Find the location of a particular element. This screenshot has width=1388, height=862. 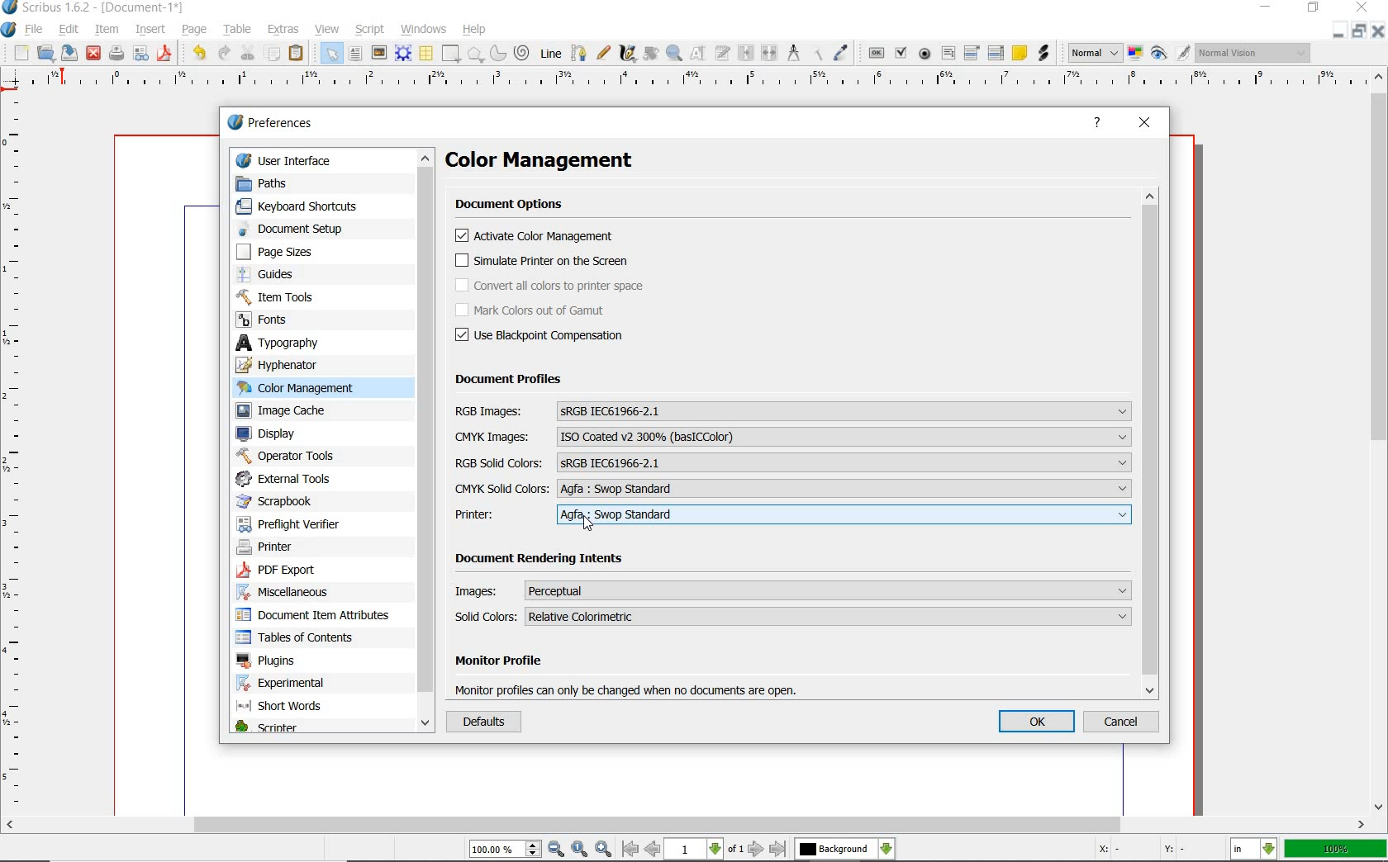

keyboard shortcuts is located at coordinates (305, 207).